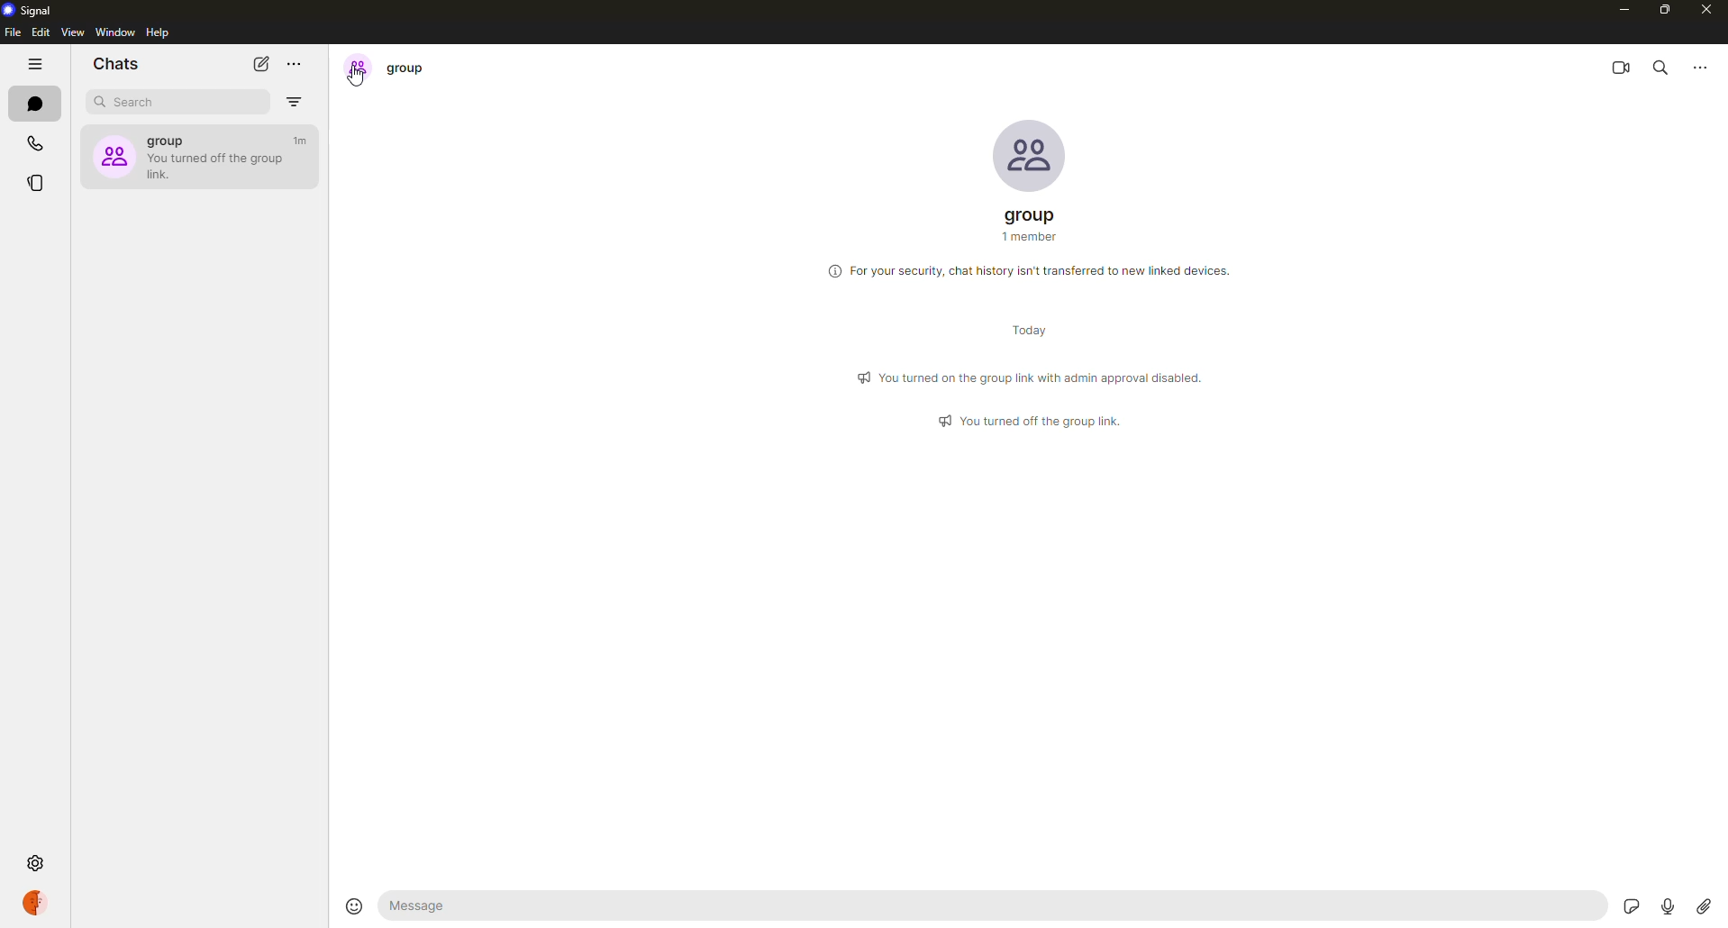  I want to click on stickers, so click(1626, 902).